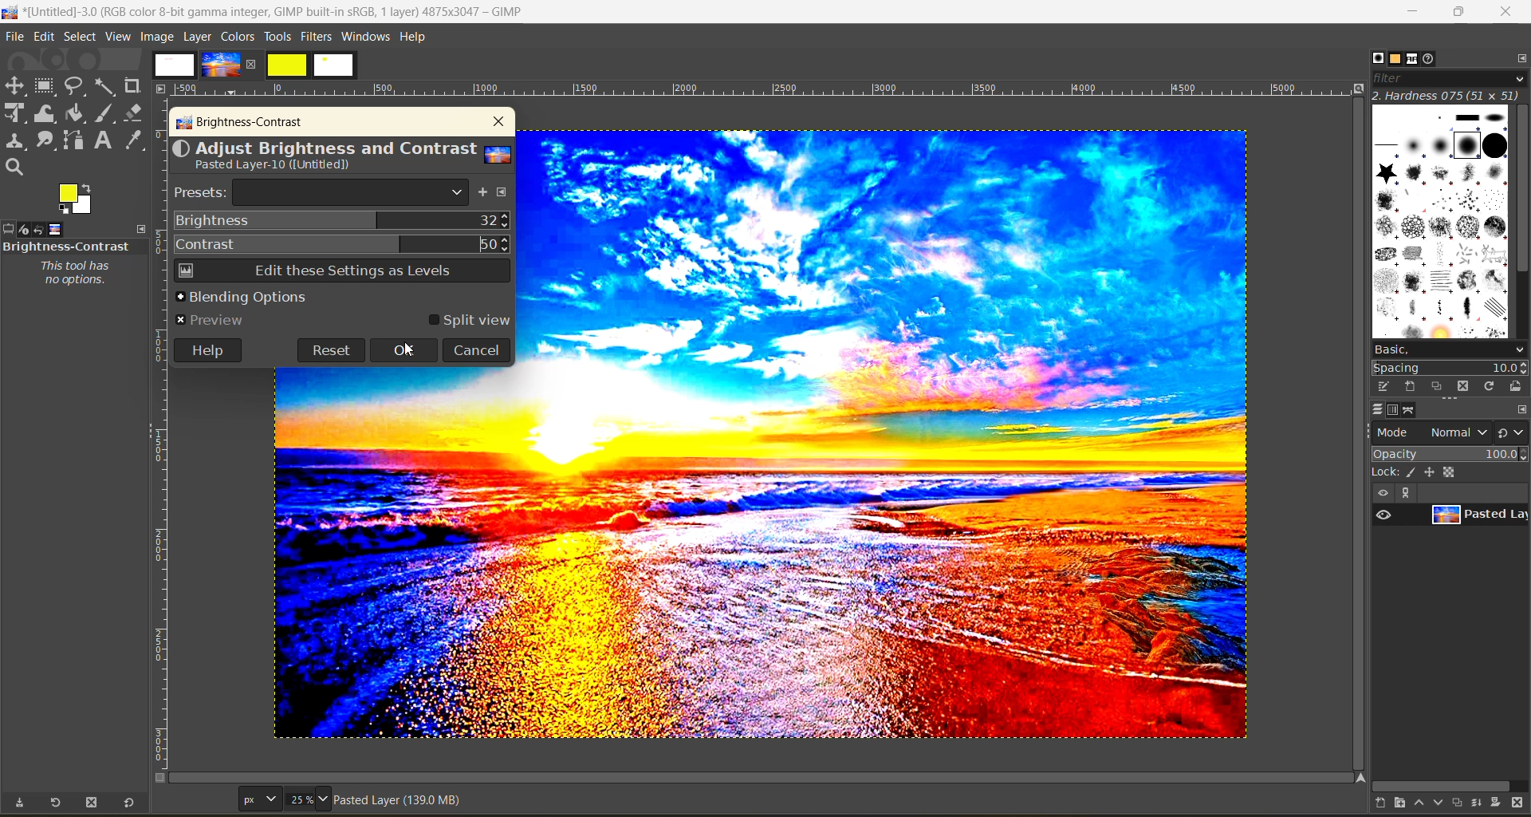 This screenshot has height=817, width=1531. I want to click on This tool has no options, so click(73, 274).